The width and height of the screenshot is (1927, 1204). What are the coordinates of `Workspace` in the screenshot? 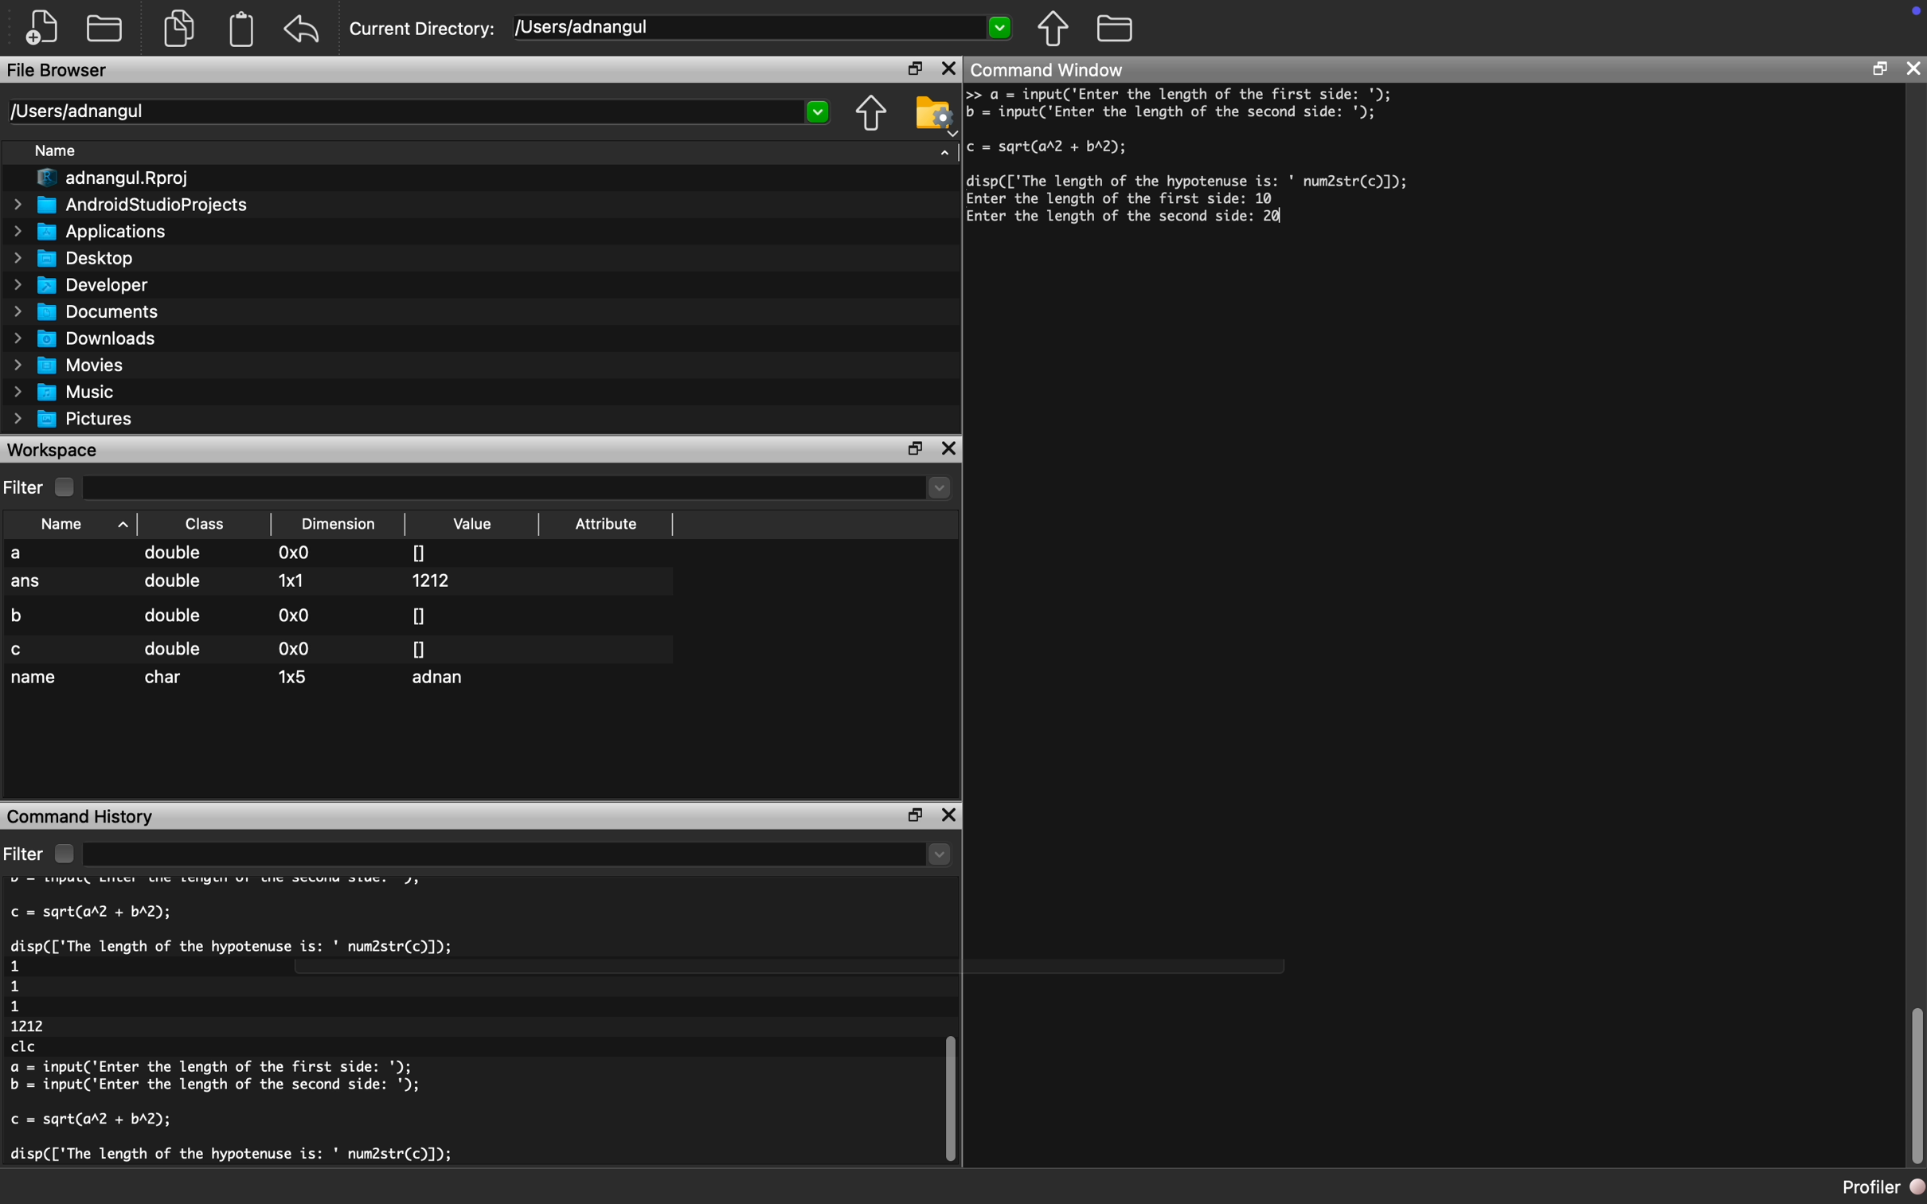 It's located at (56, 449).